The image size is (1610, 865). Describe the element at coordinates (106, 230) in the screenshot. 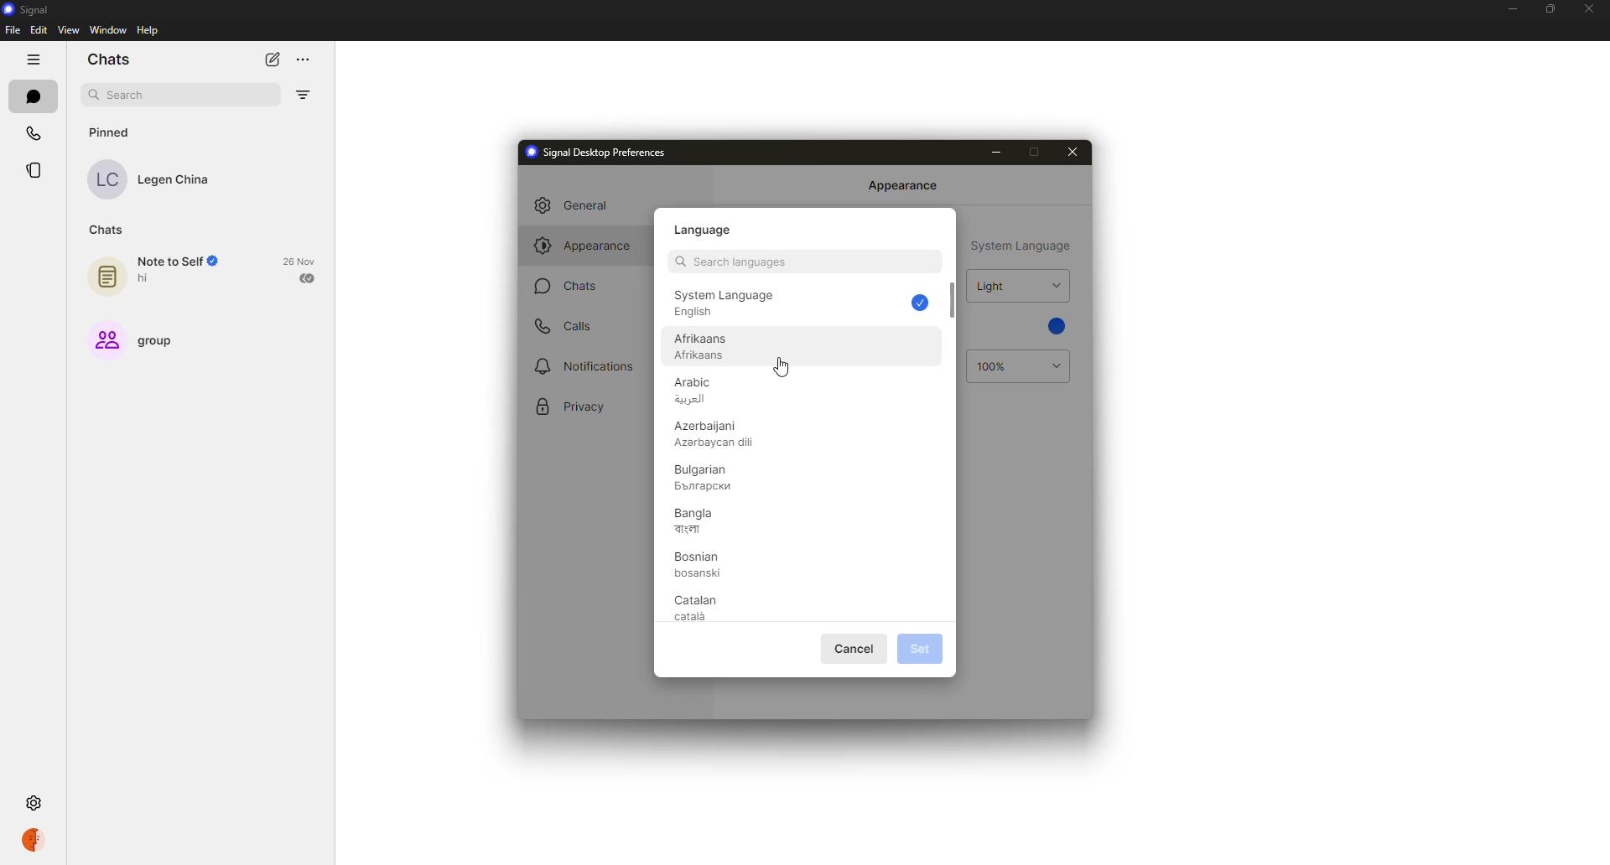

I see `chats` at that location.